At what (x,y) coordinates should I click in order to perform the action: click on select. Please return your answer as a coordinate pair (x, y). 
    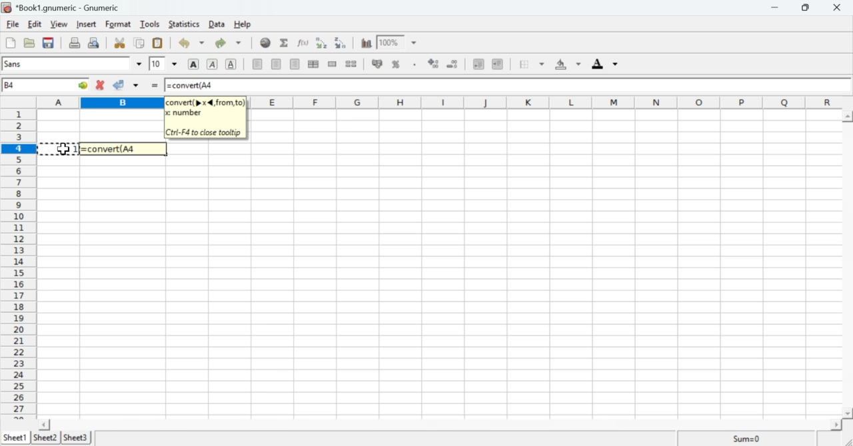
    Looking at the image, I should click on (57, 149).